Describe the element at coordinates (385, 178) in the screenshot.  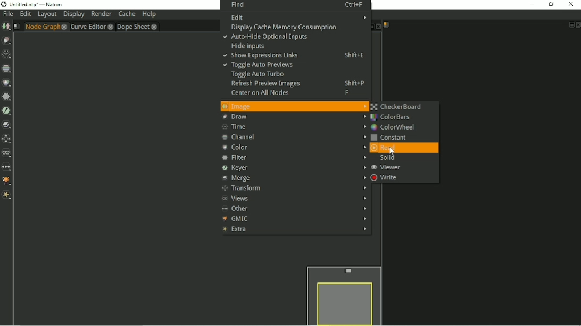
I see `Write` at that location.